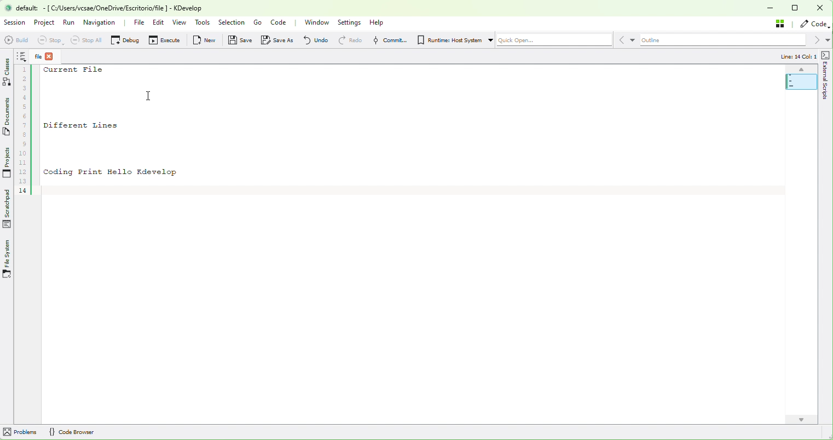 This screenshot has width=833, height=440. What do you see at coordinates (783, 24) in the screenshot?
I see `Stash` at bounding box center [783, 24].